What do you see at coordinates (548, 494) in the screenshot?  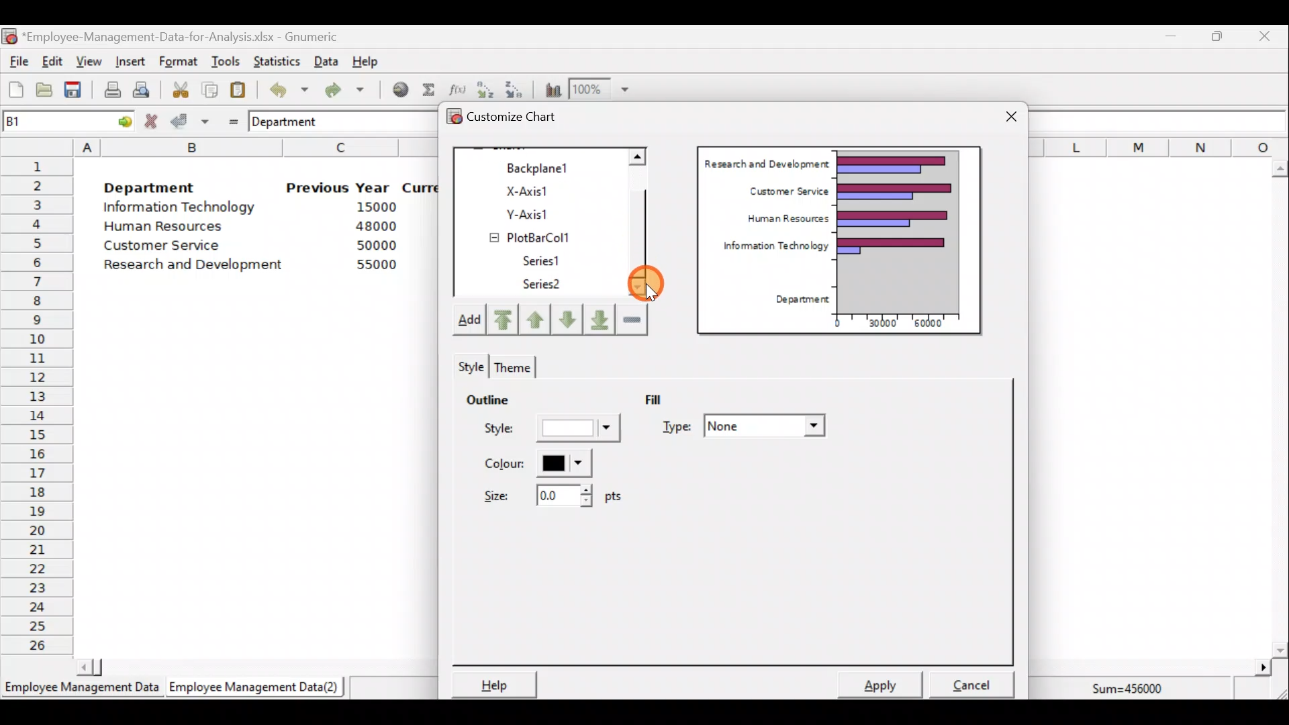 I see `Size` at bounding box center [548, 494].